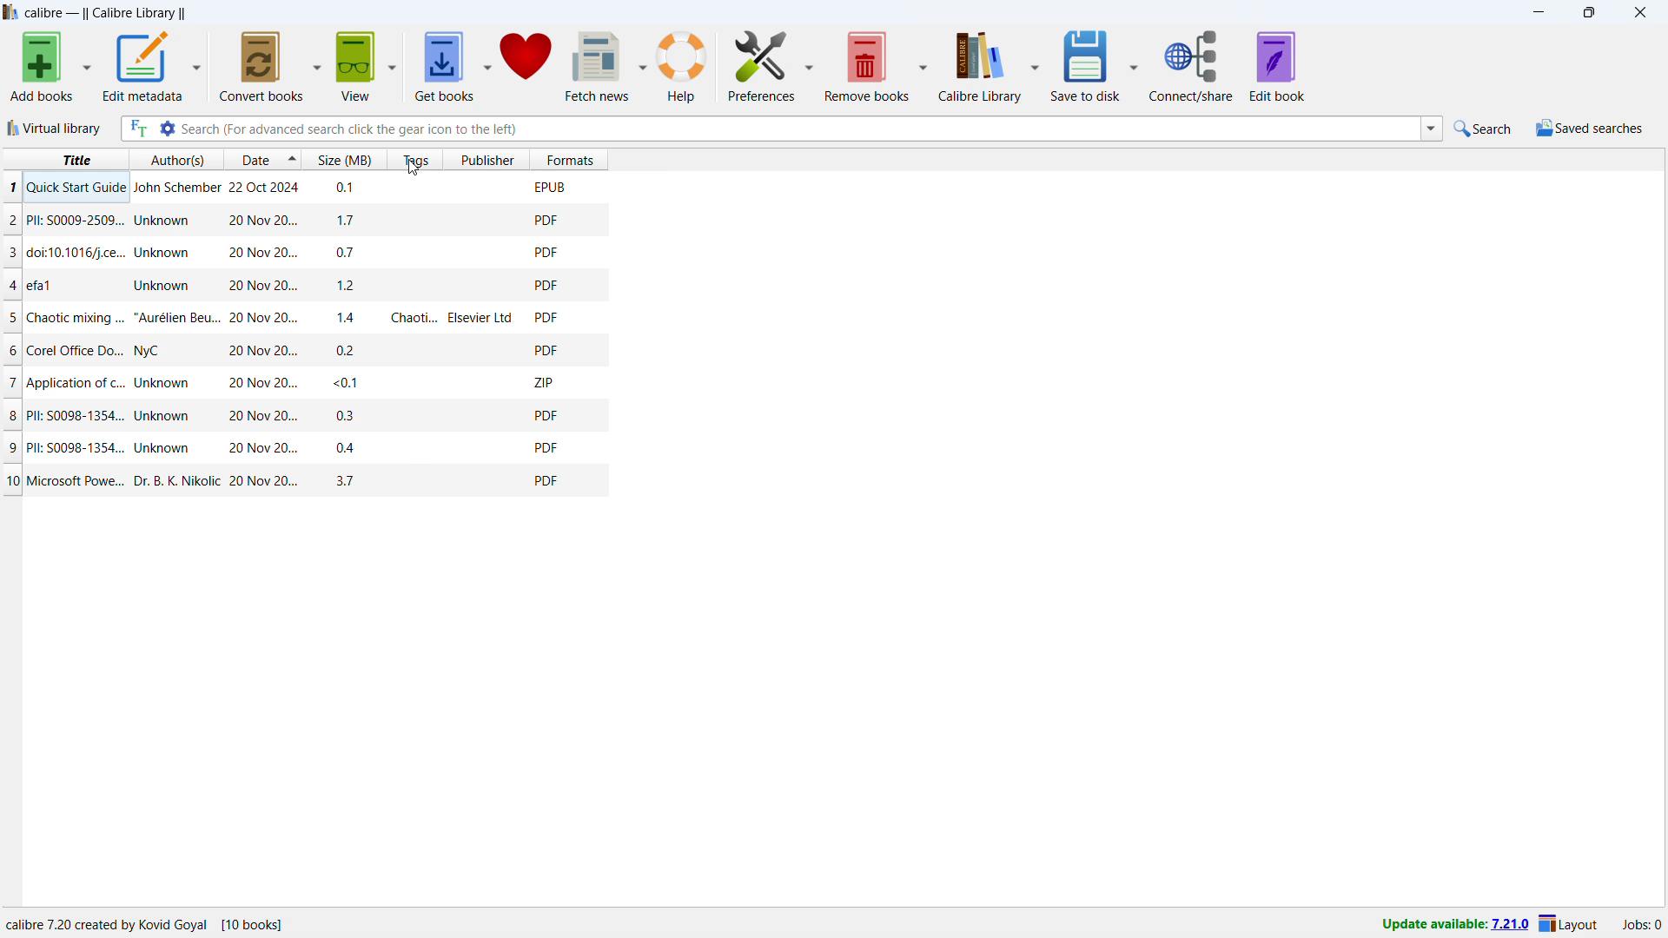 This screenshot has height=938, width=1668. Describe the element at coordinates (597, 66) in the screenshot. I see `` at that location.